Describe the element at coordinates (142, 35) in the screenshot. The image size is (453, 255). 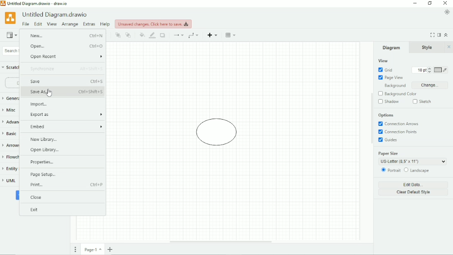
I see `Fill color` at that location.